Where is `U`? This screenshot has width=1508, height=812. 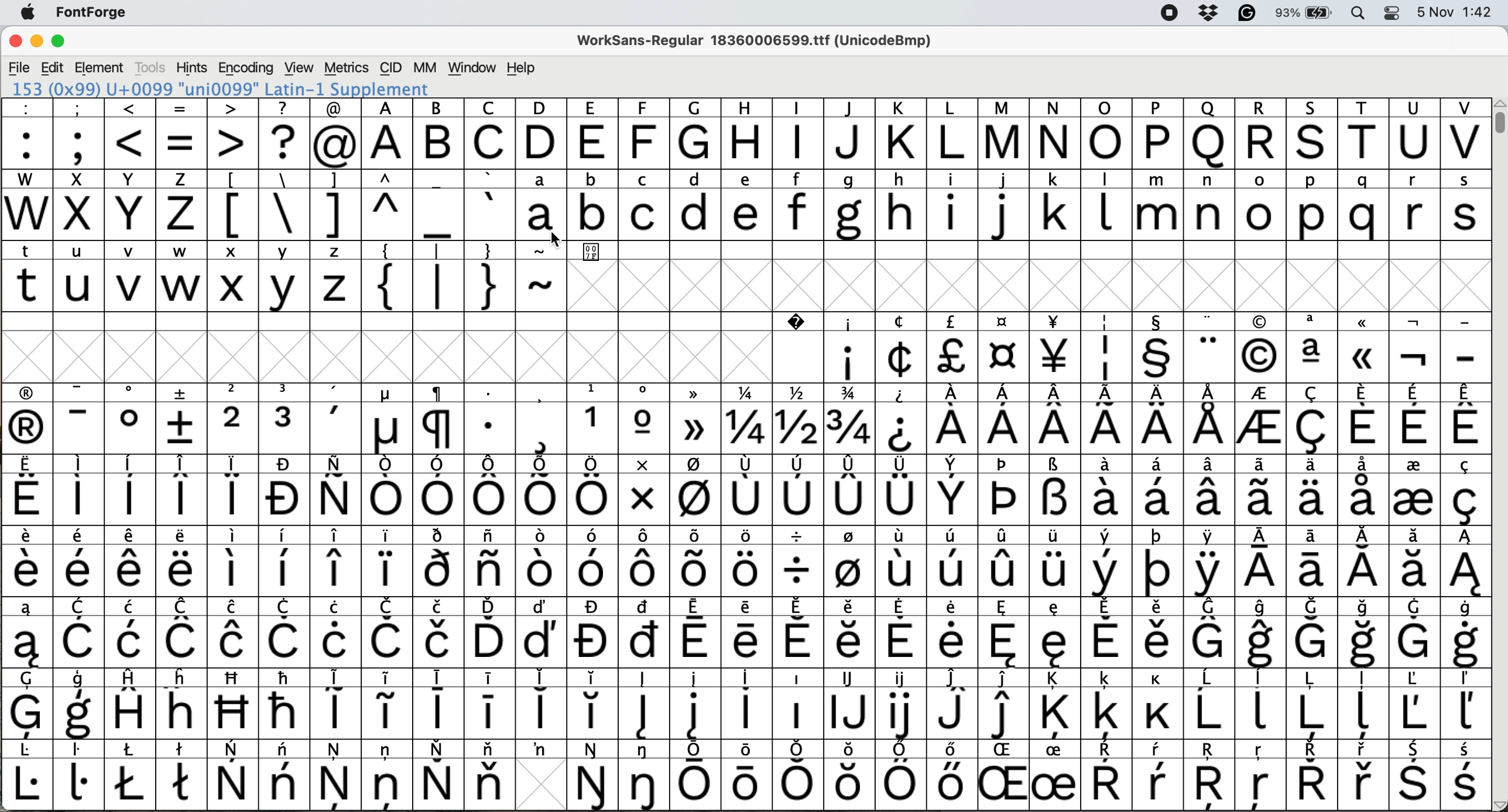
U is located at coordinates (1414, 134).